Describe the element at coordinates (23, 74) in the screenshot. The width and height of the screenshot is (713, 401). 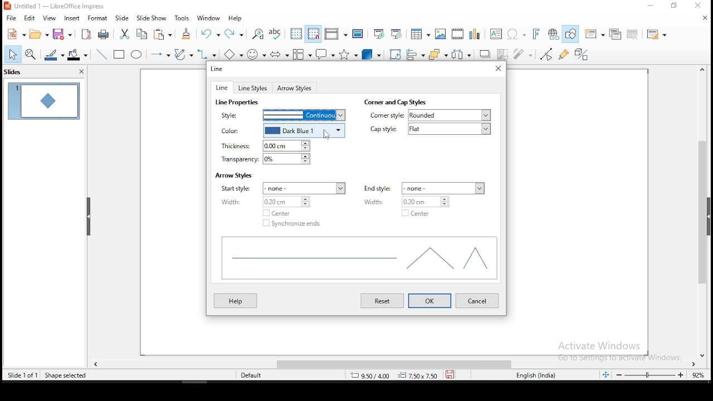
I see `slides` at that location.